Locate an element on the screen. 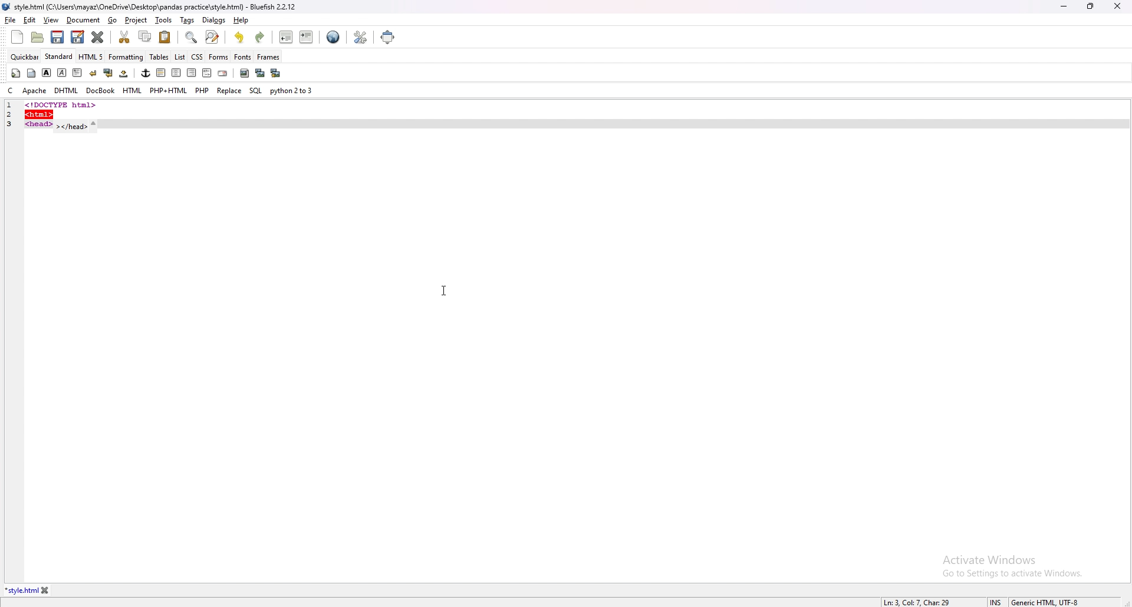  file name is located at coordinates (151, 8).